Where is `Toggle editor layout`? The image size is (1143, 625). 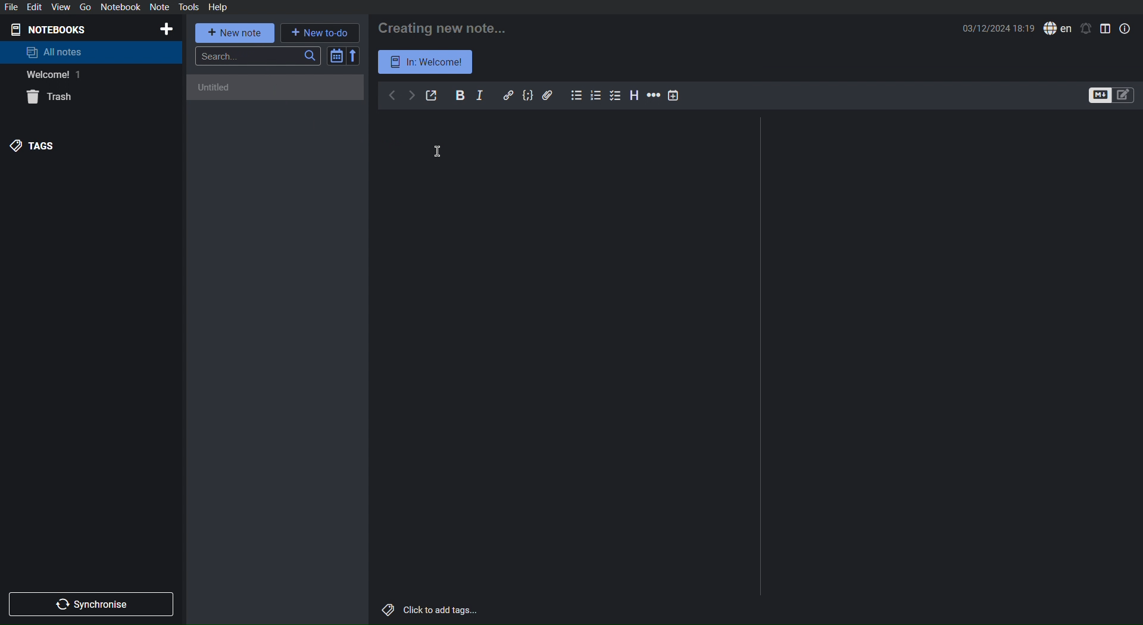 Toggle editor layout is located at coordinates (1106, 28).